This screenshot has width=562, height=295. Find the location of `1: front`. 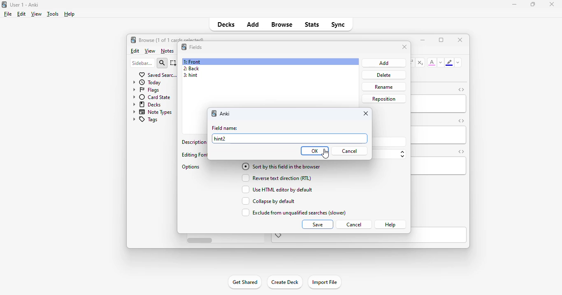

1: front is located at coordinates (193, 62).